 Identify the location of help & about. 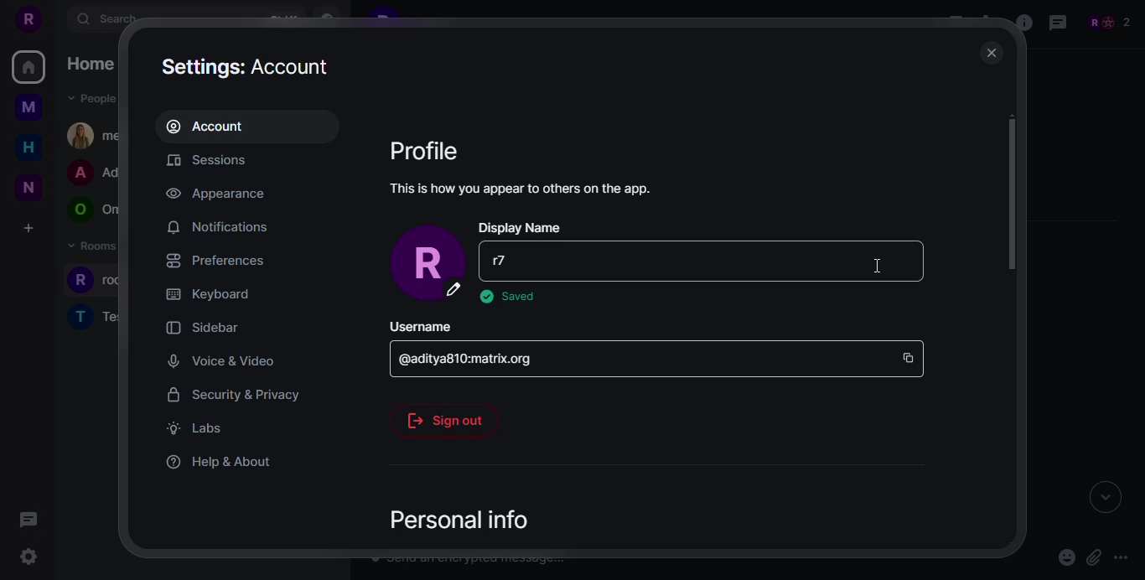
(218, 461).